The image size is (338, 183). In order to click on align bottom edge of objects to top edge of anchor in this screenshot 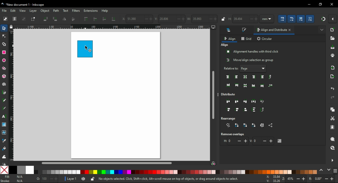, I will do `click(228, 85)`.